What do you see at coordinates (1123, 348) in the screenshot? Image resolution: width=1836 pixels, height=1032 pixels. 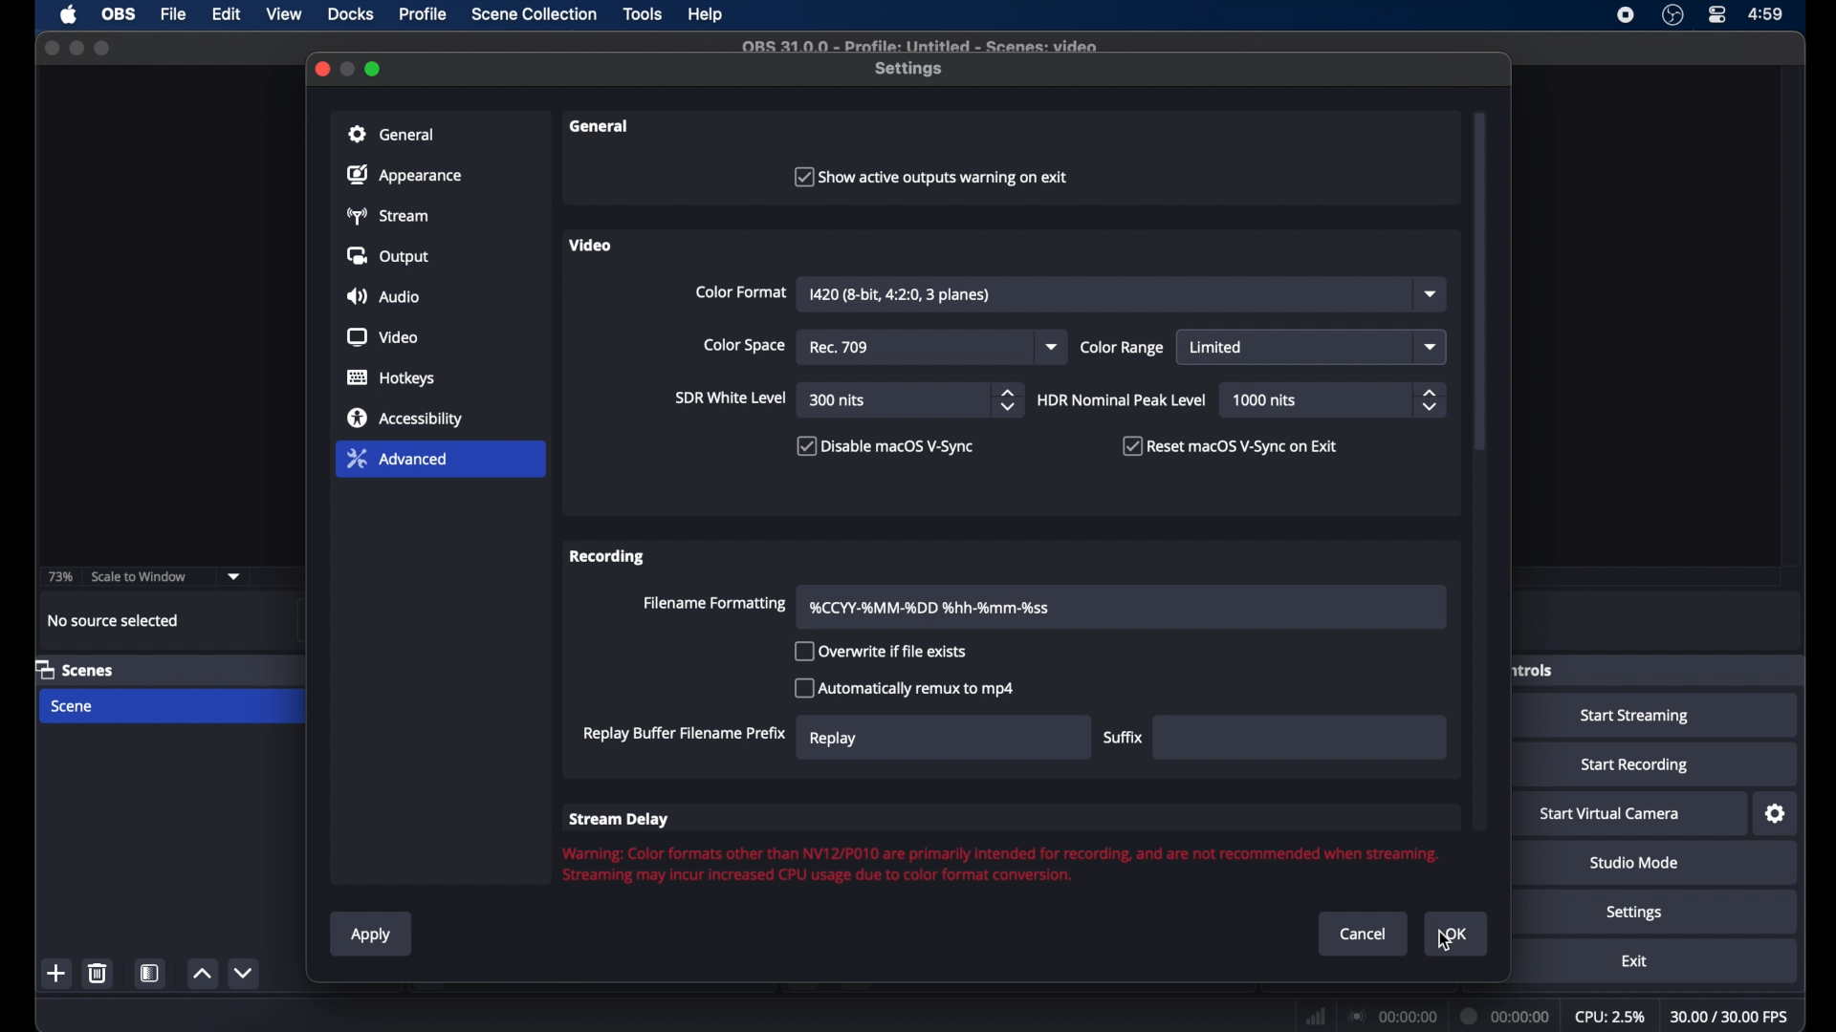 I see `color range` at bounding box center [1123, 348].